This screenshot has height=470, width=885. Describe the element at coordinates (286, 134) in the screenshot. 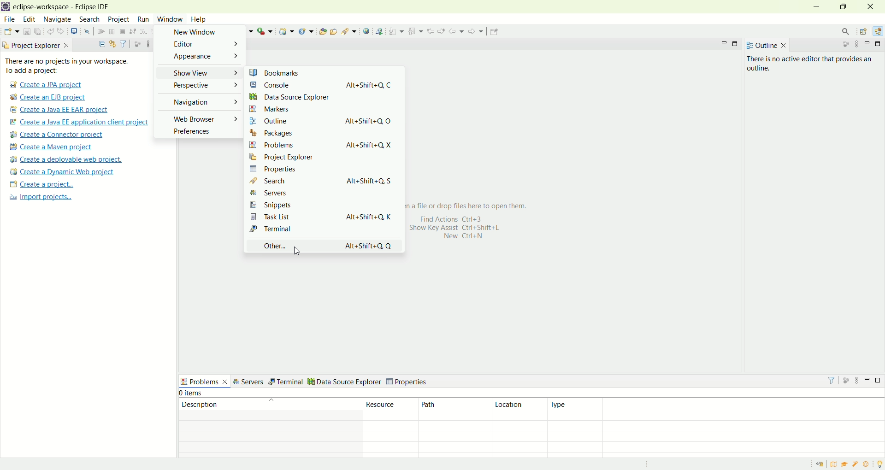

I see `packages` at that location.